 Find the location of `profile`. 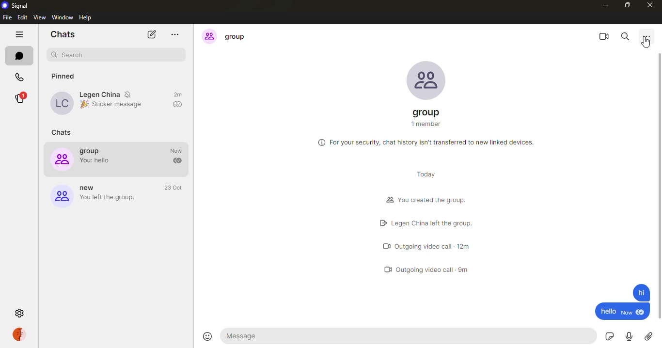

profile is located at coordinates (21, 334).